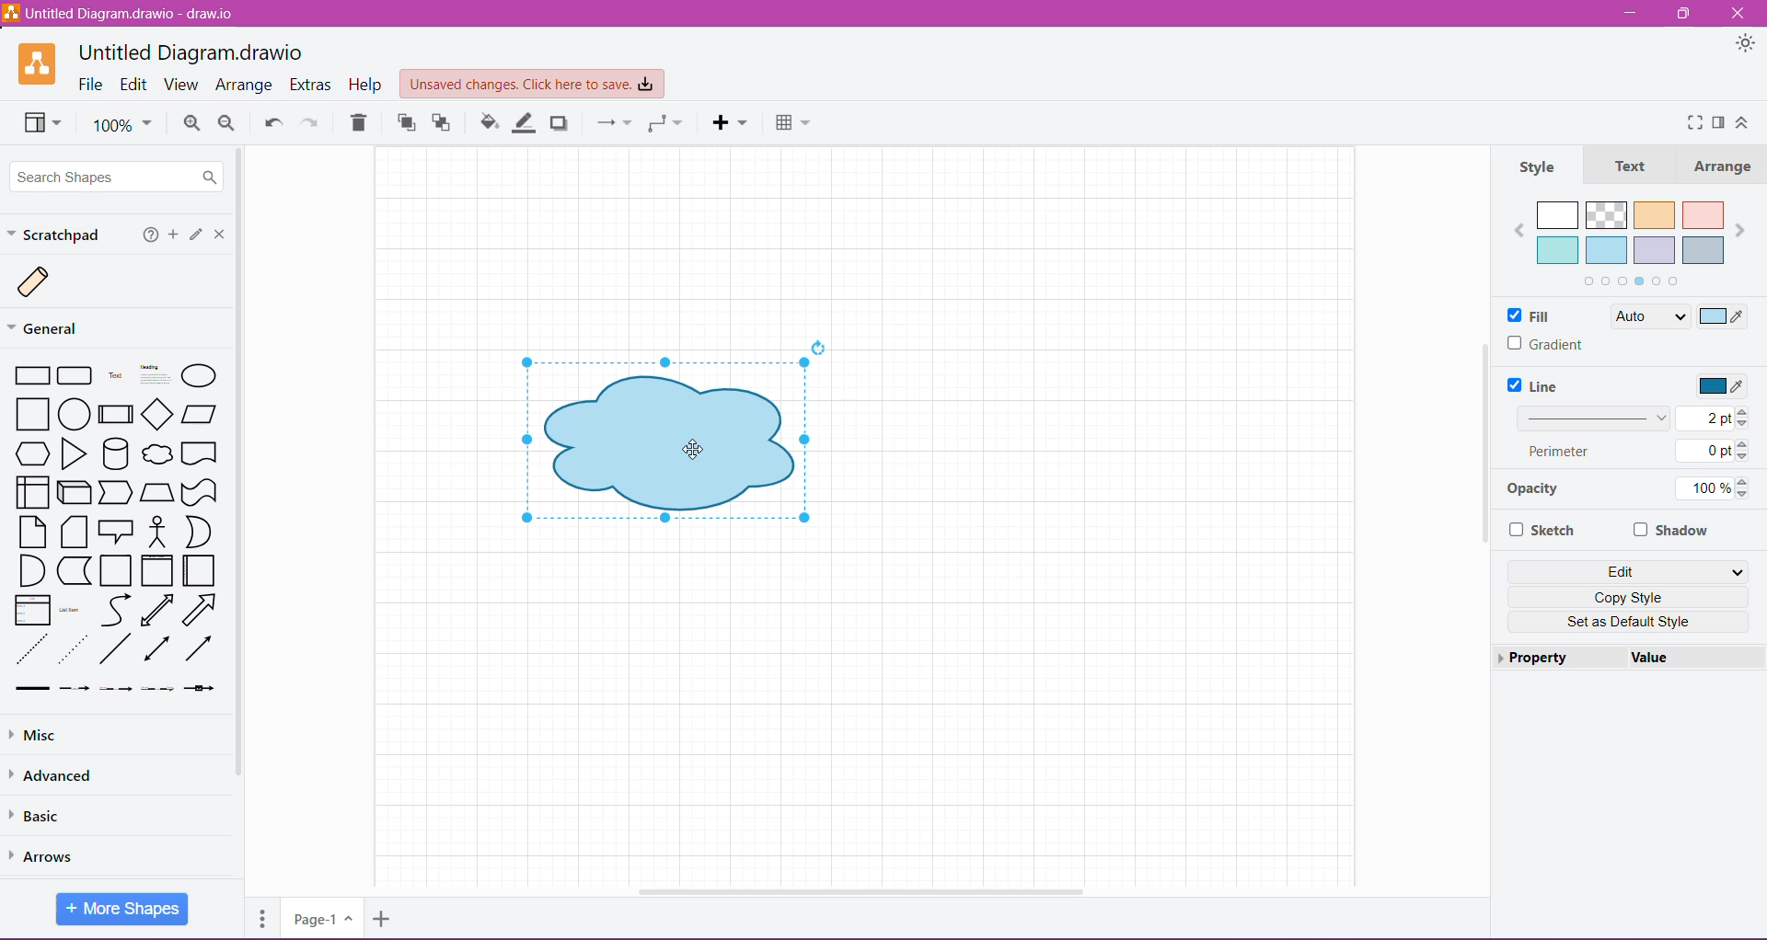 The height and width of the screenshot is (940, 1767). Describe the element at coordinates (53, 327) in the screenshot. I see `General` at that location.